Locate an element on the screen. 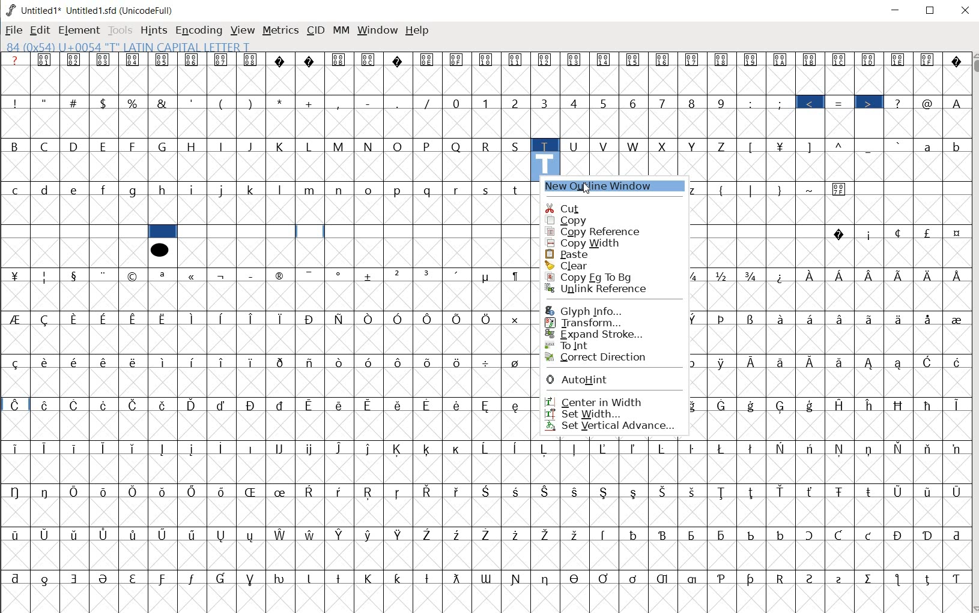  & is located at coordinates (162, 102).